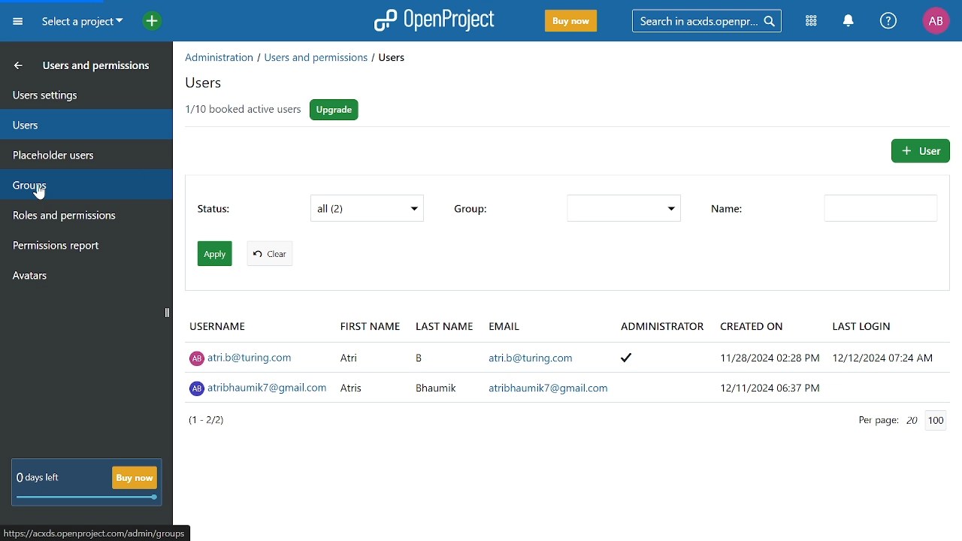 The height and width of the screenshot is (541, 962). What do you see at coordinates (295, 58) in the screenshot?
I see `Path to current location "Administration/Users and permissions/Users"` at bounding box center [295, 58].